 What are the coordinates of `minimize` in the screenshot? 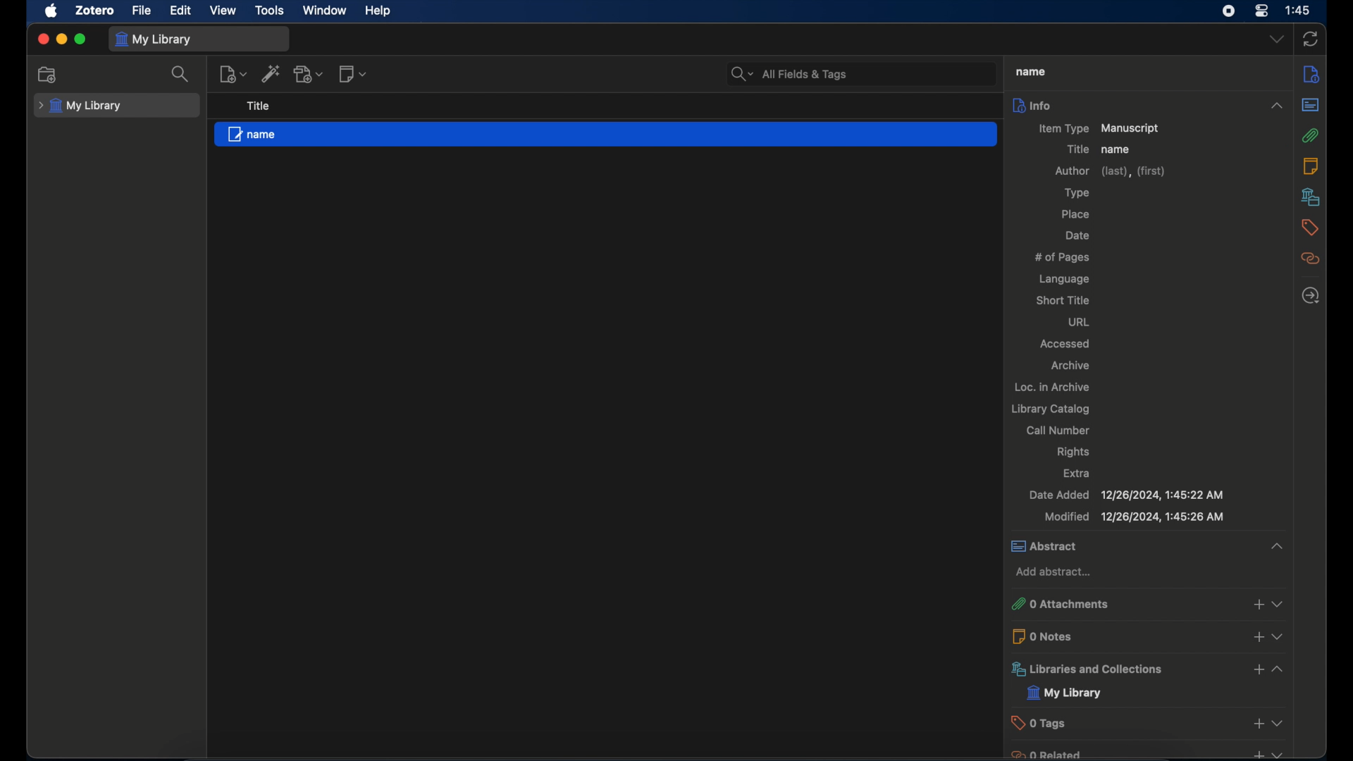 It's located at (61, 40).